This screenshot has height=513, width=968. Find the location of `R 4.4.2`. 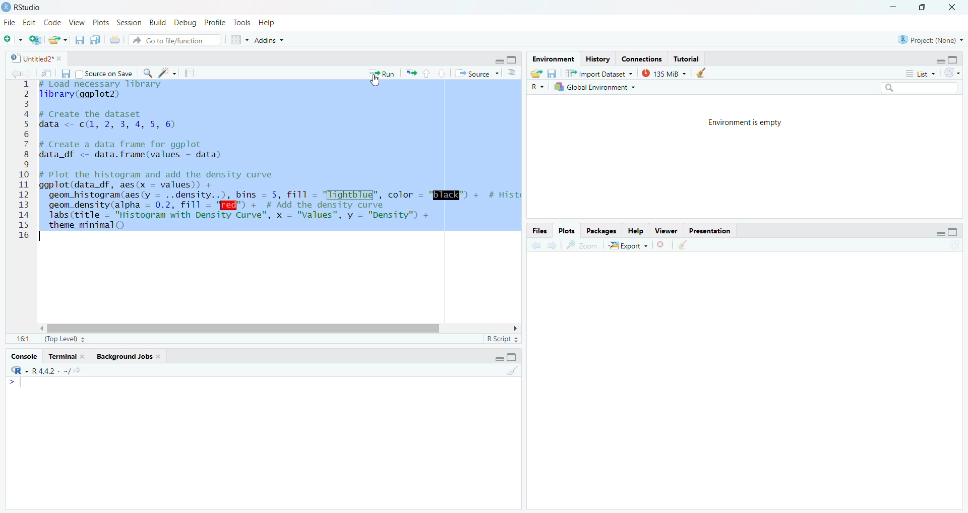

R 4.4.2 is located at coordinates (32, 370).